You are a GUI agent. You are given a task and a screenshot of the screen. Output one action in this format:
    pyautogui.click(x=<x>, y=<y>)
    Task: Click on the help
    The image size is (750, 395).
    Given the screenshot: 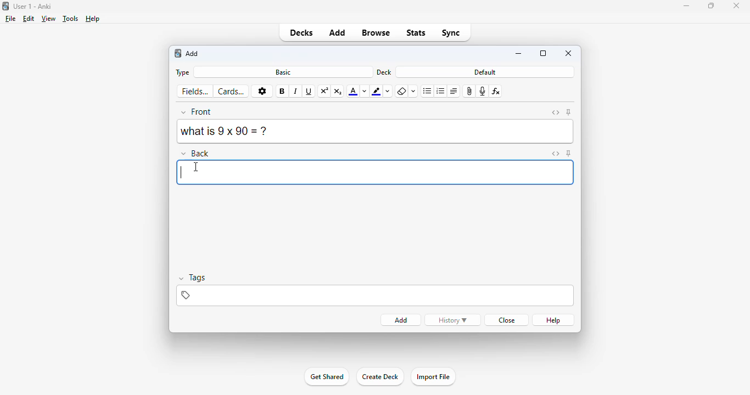 What is the action you would take?
    pyautogui.click(x=554, y=320)
    